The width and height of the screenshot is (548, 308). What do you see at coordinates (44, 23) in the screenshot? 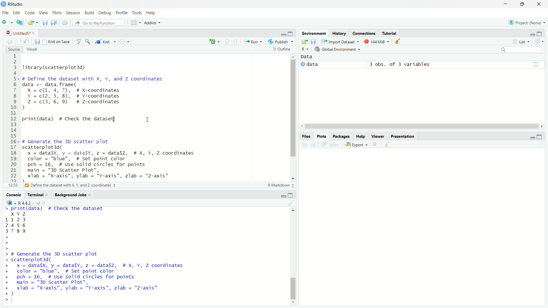
I see `save current document` at bounding box center [44, 23].